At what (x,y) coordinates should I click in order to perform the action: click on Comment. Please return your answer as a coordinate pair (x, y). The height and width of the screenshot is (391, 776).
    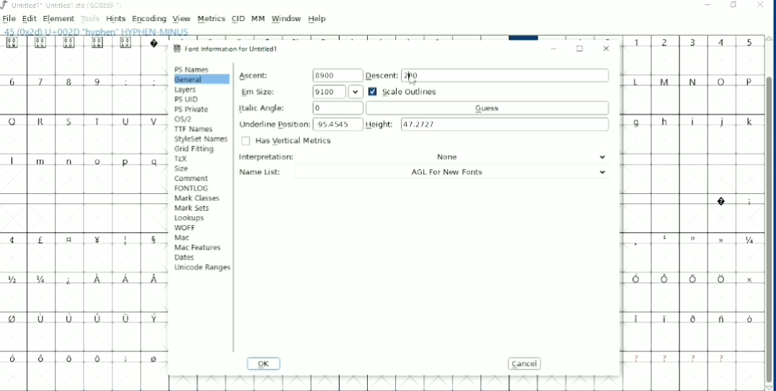
    Looking at the image, I should click on (191, 178).